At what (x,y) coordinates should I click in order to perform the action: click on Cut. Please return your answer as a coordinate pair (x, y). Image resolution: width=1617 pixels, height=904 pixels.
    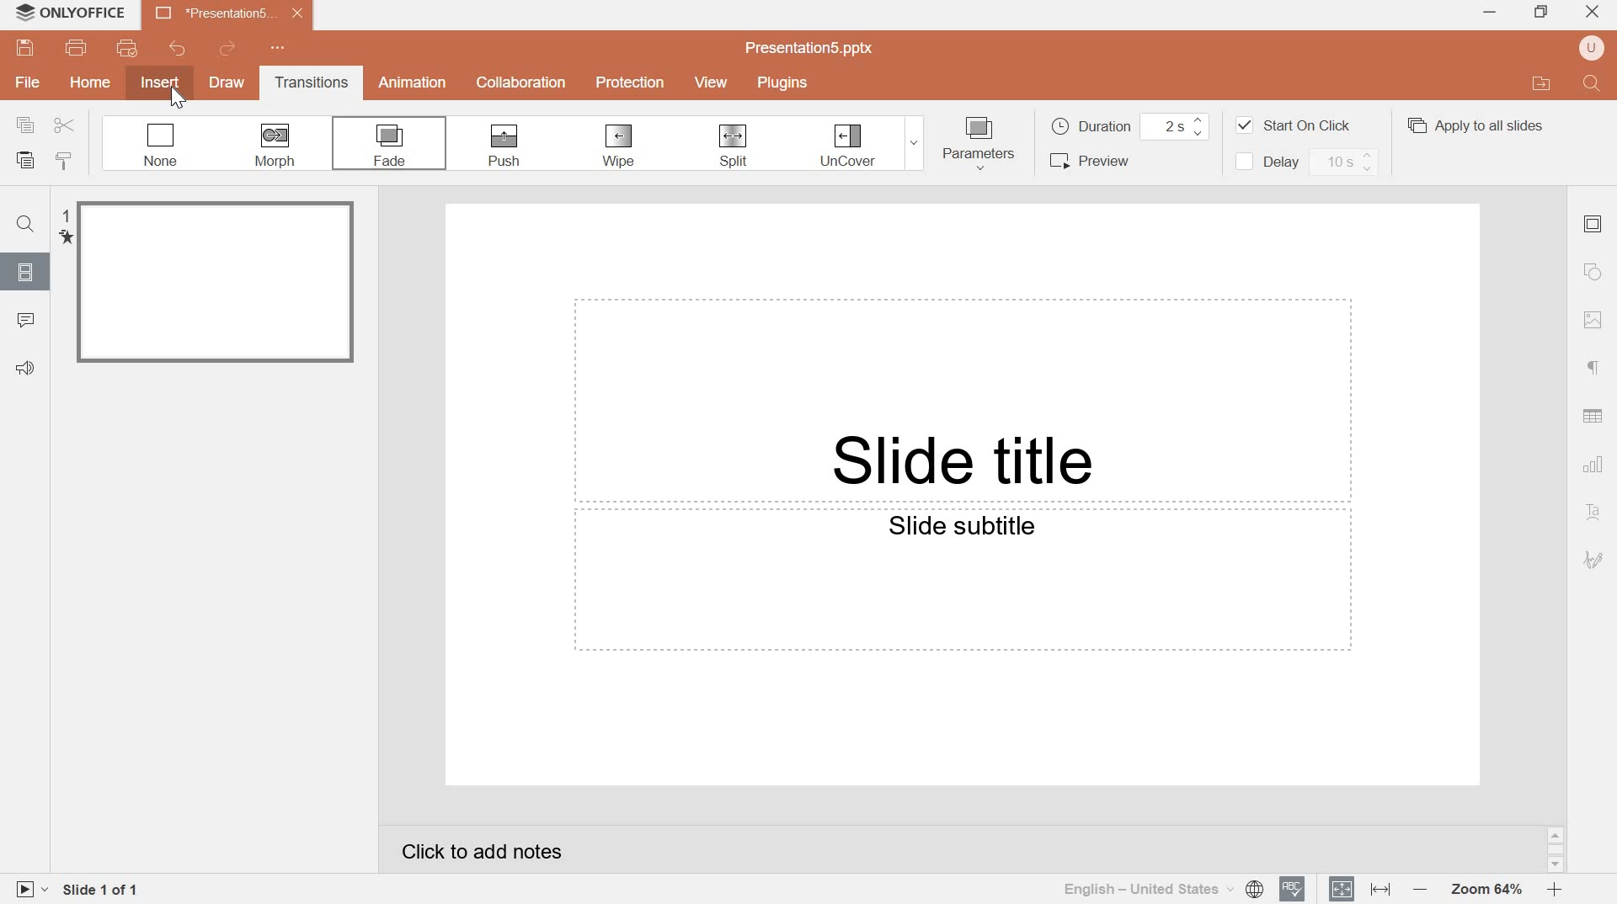
    Looking at the image, I should click on (63, 126).